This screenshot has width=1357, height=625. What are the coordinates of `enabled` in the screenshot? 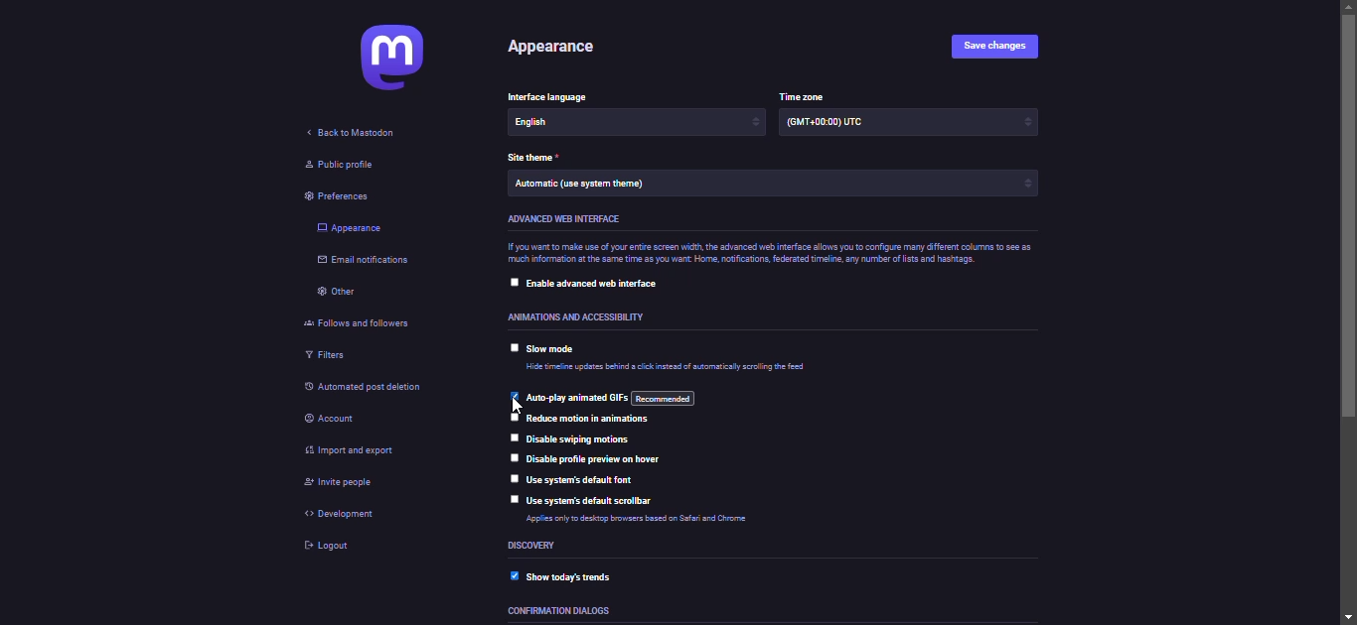 It's located at (516, 396).